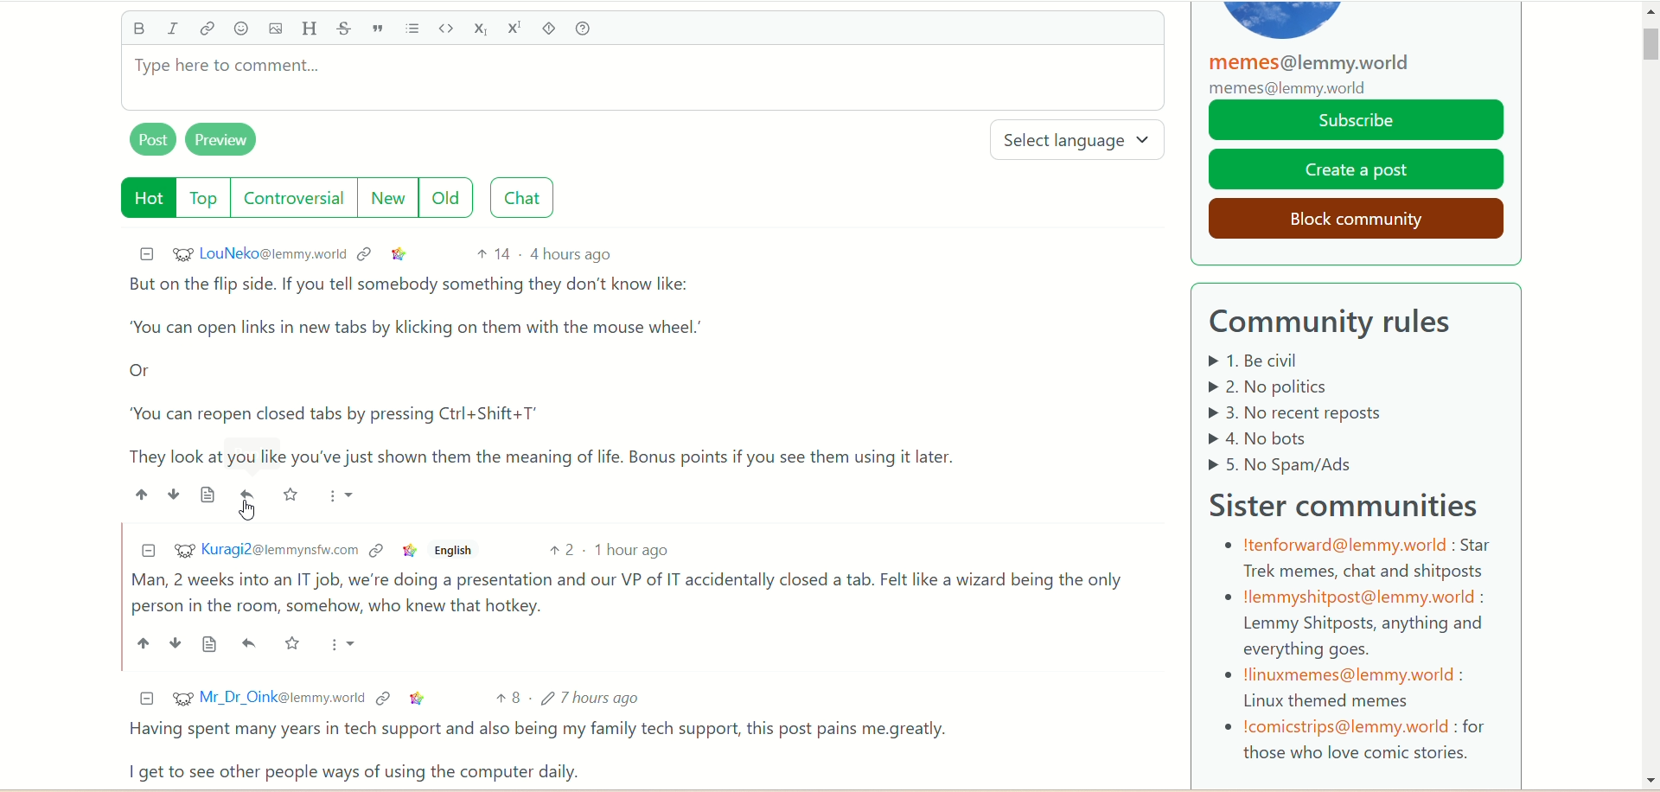  Describe the element at coordinates (559, 750) in the screenshot. I see `comment of Dr.Oink` at that location.